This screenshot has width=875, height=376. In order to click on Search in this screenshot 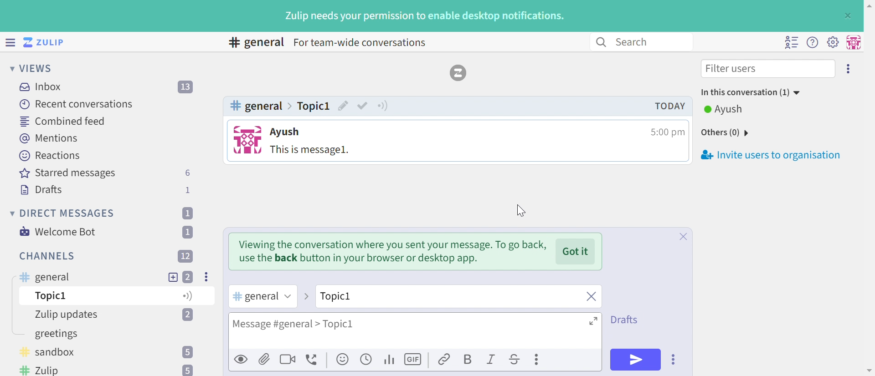, I will do `click(600, 42)`.